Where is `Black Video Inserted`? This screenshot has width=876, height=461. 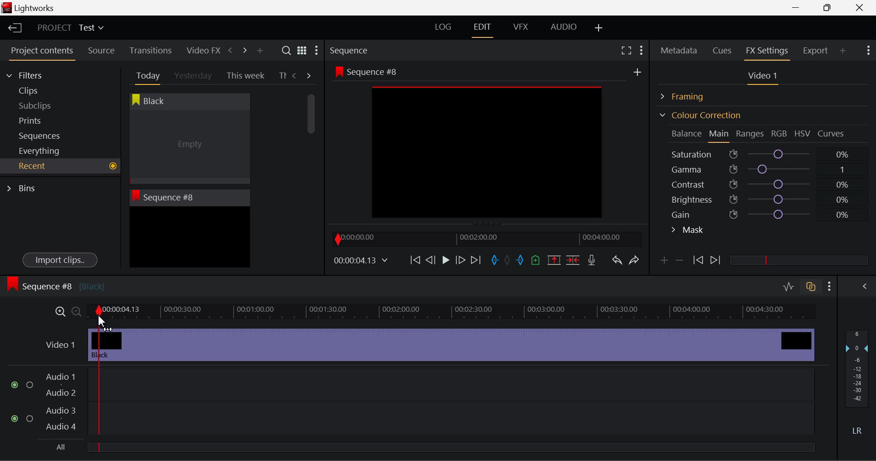 Black Video Inserted is located at coordinates (451, 344).